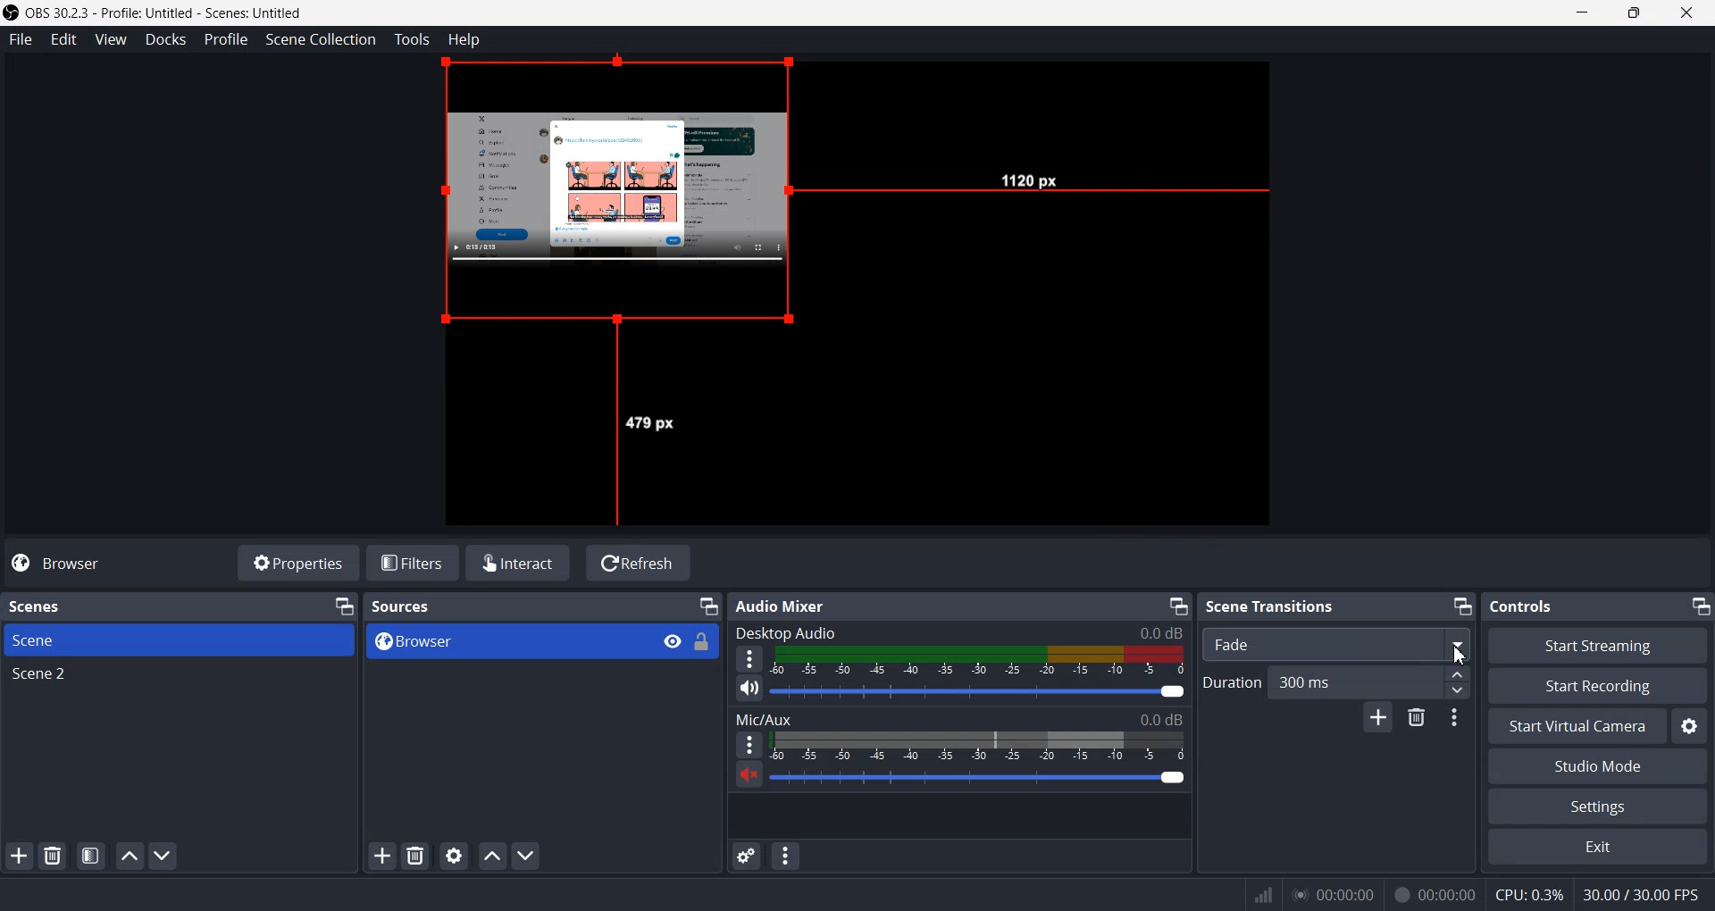 The height and width of the screenshot is (911, 1715). What do you see at coordinates (52, 854) in the screenshot?
I see `Delete selected scene` at bounding box center [52, 854].